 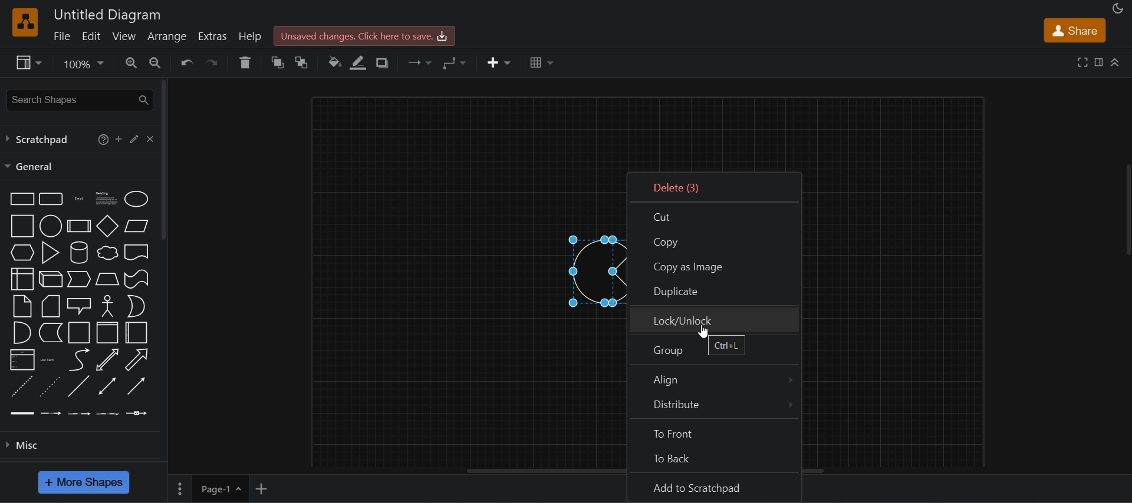 I want to click on delete, so click(x=245, y=62).